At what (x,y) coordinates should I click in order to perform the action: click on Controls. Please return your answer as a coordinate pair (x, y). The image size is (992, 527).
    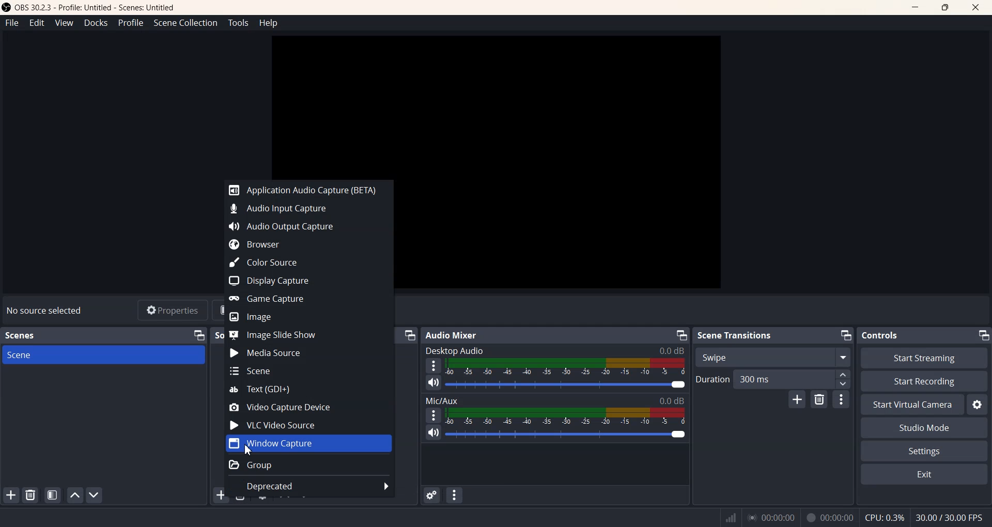
    Looking at the image, I should click on (883, 335).